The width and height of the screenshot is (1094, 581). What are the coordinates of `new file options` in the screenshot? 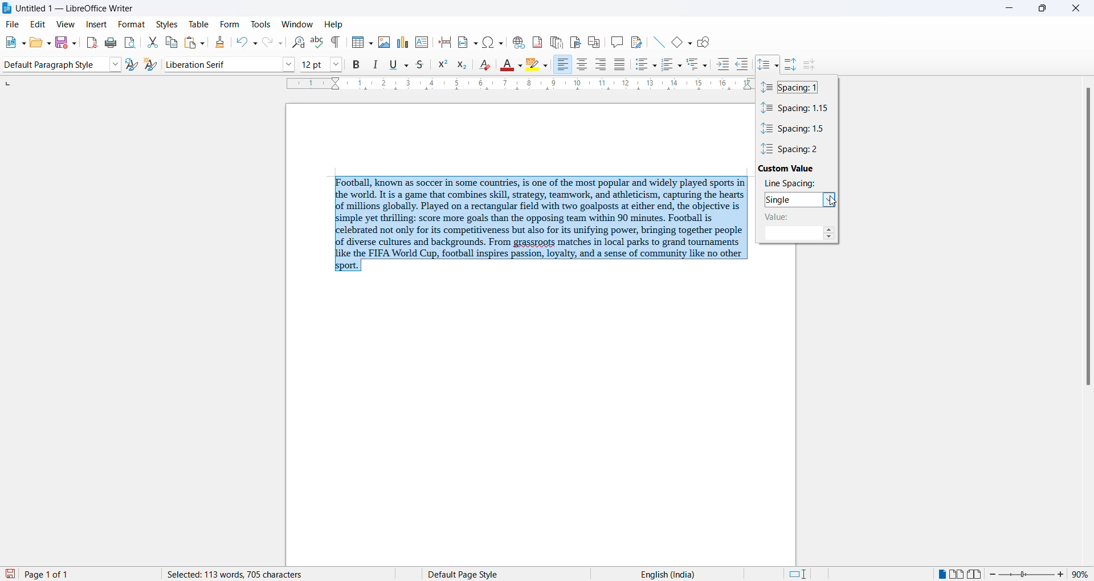 It's located at (21, 42).